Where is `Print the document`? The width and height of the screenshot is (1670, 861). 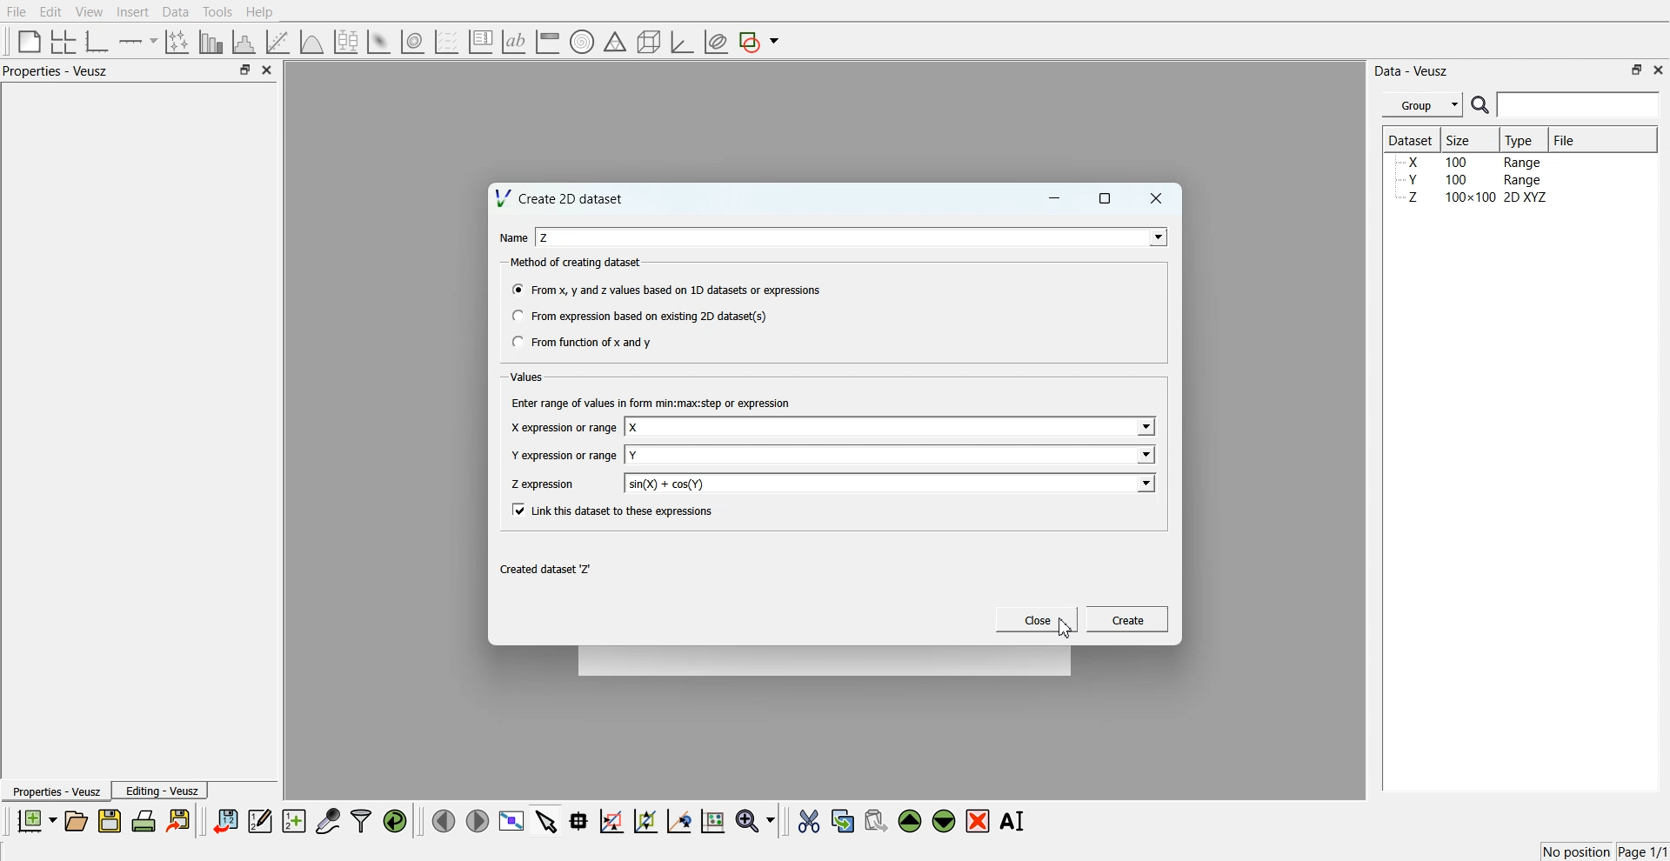
Print the document is located at coordinates (143, 820).